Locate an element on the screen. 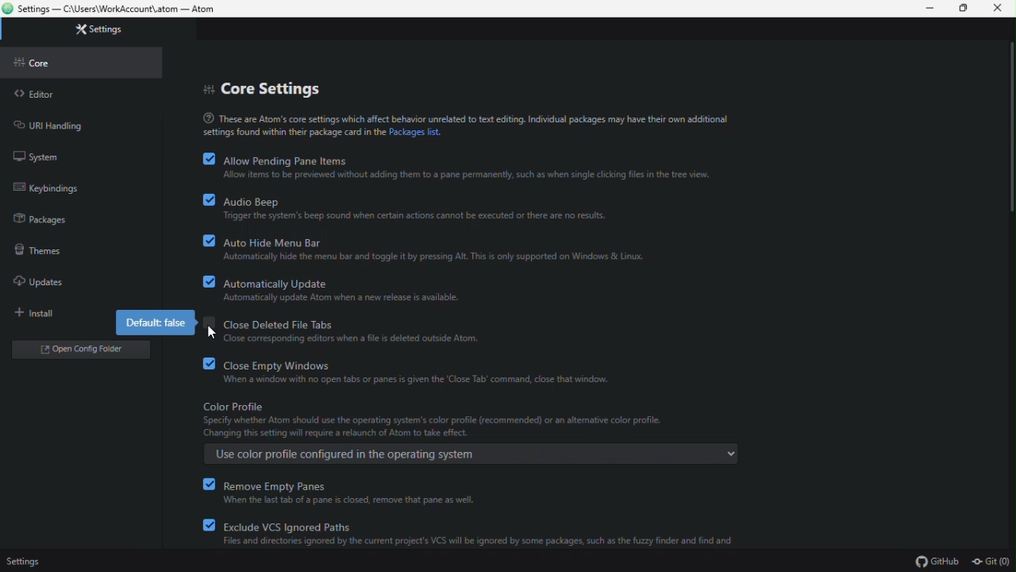  text is located at coordinates (466, 123).